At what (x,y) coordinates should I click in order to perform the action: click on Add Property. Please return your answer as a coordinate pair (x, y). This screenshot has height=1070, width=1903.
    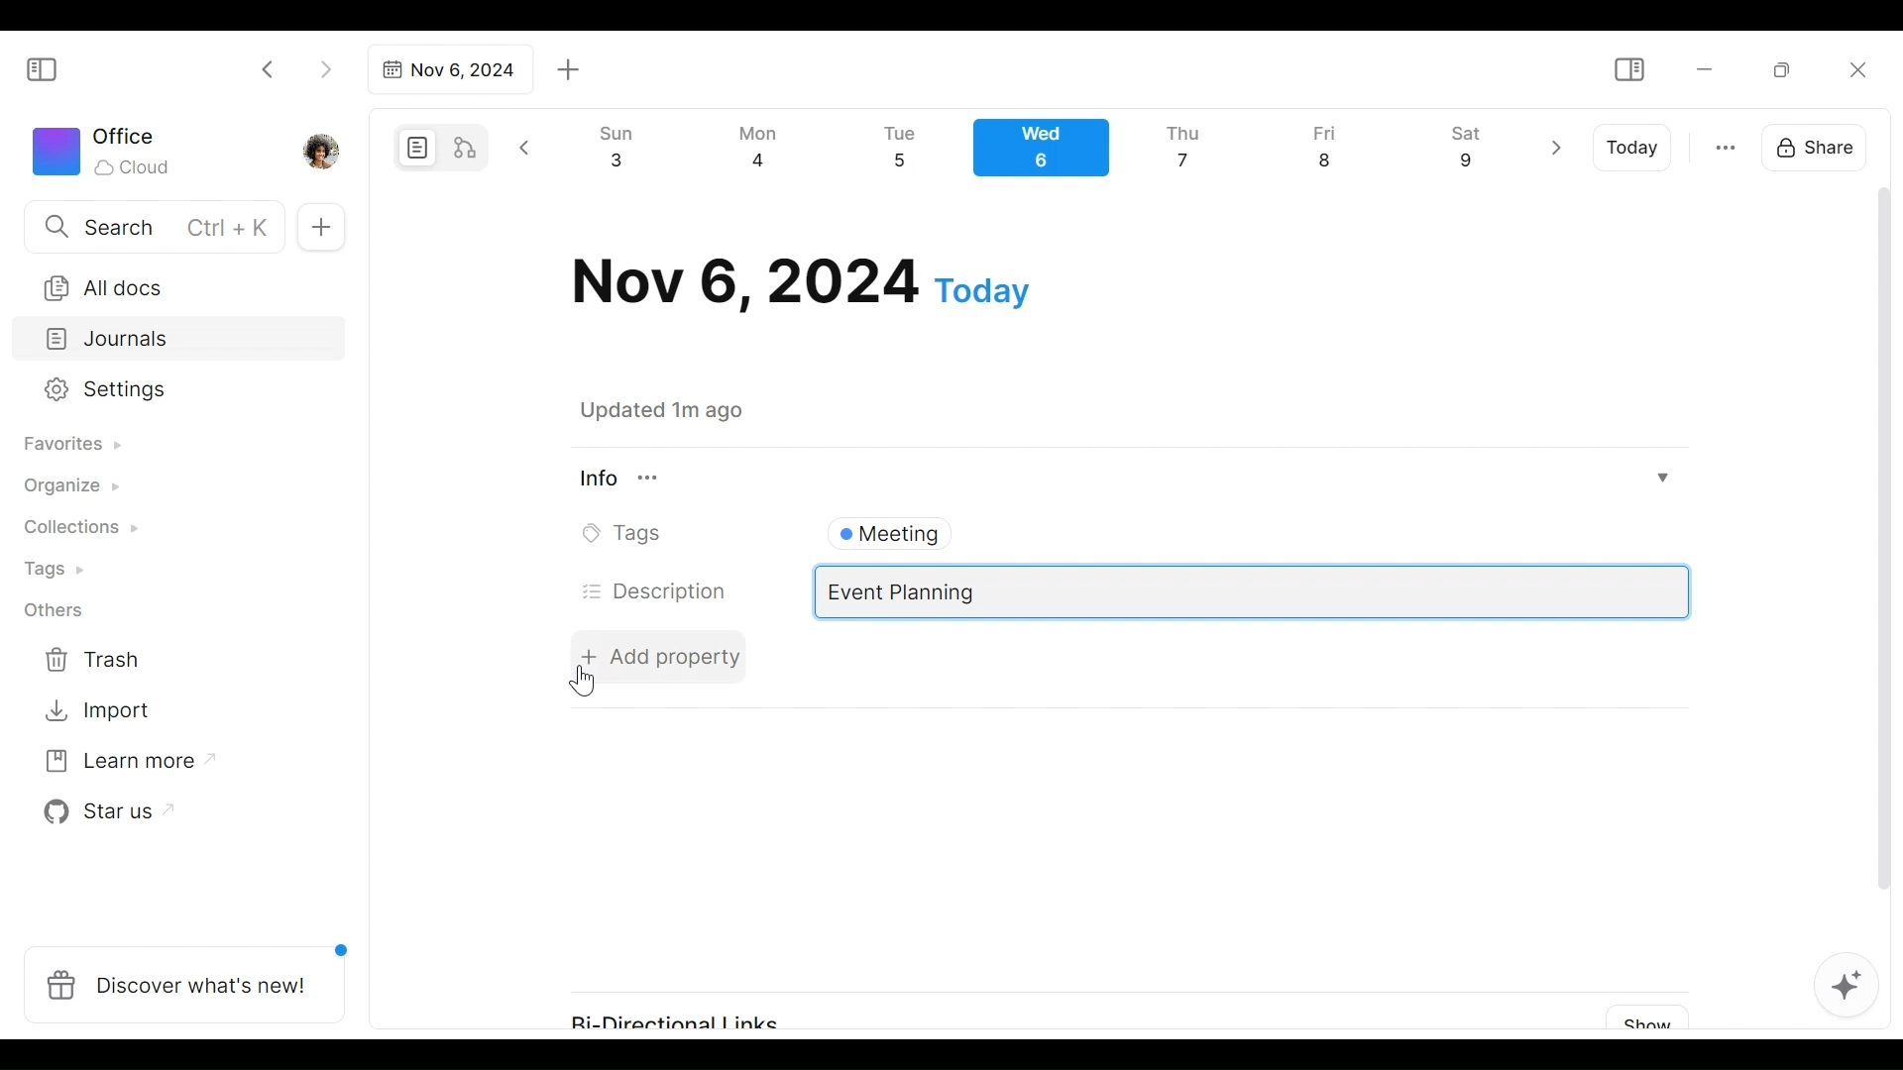
    Looking at the image, I should click on (661, 656).